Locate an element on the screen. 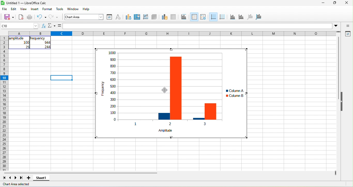  More options is located at coordinates (336, 26).